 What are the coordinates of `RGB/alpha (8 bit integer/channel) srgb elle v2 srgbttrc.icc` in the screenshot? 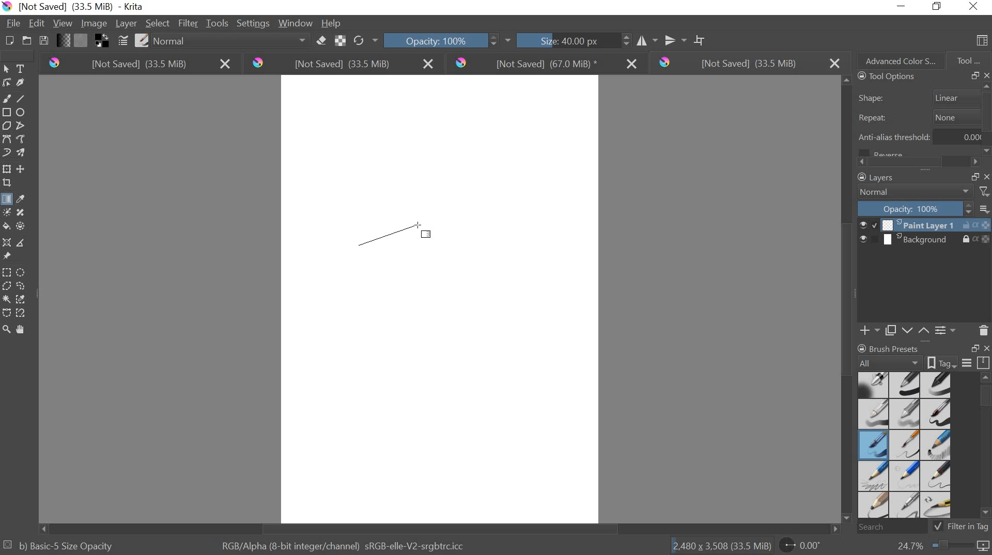 It's located at (344, 543).